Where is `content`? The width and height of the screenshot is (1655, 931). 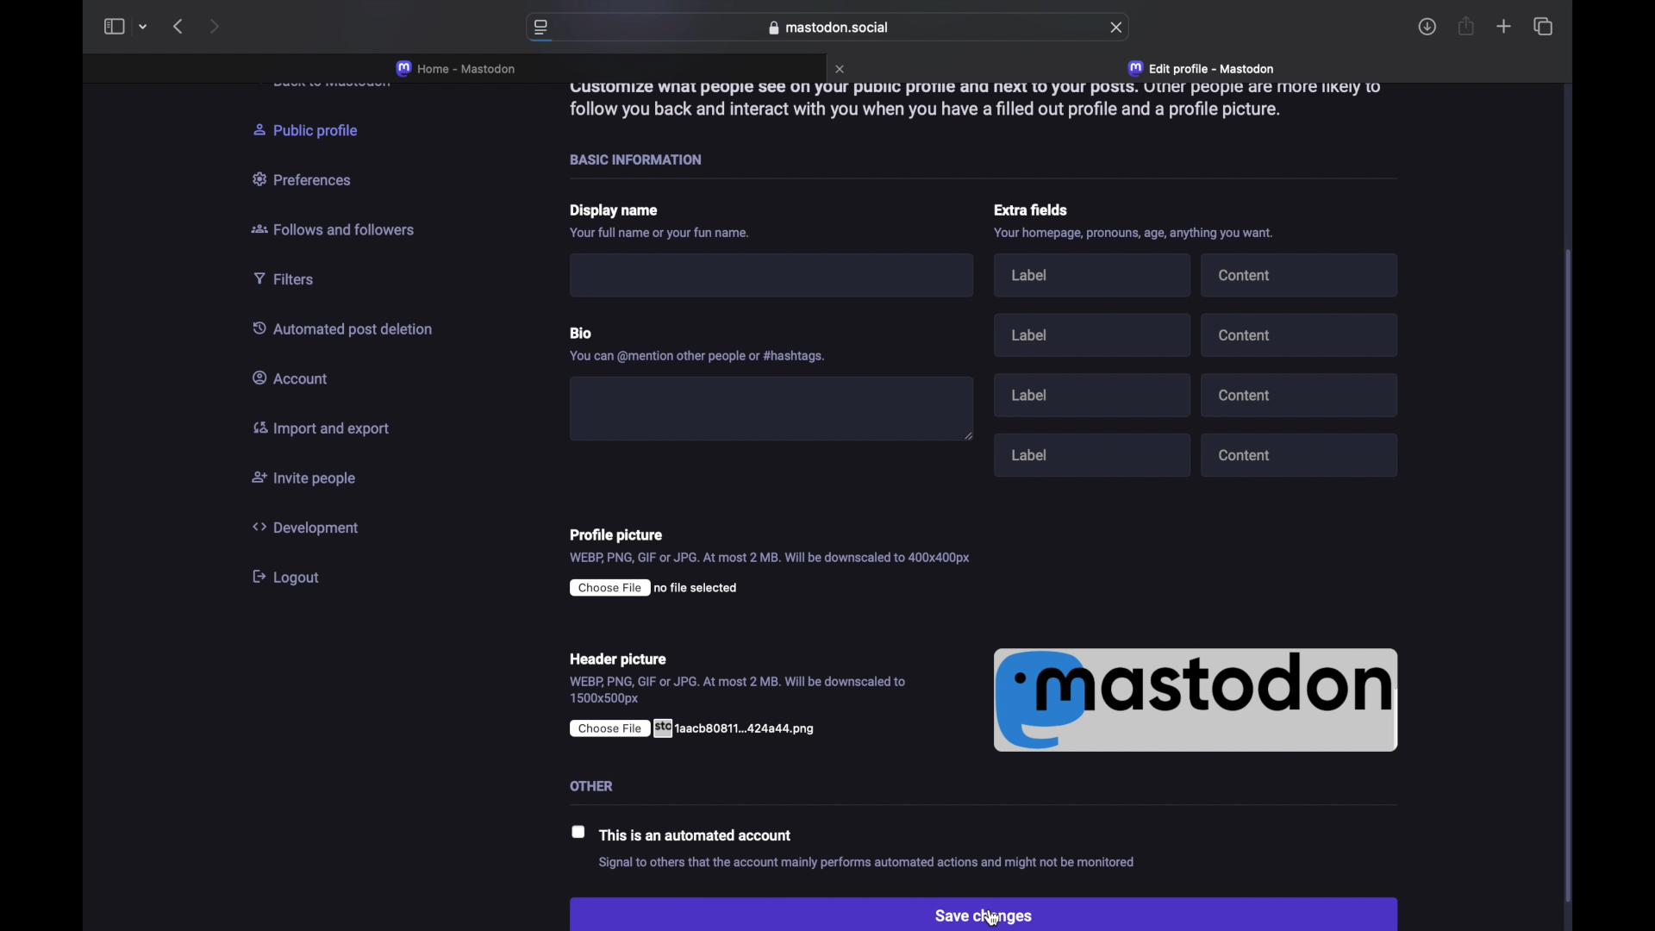
content is located at coordinates (1302, 457).